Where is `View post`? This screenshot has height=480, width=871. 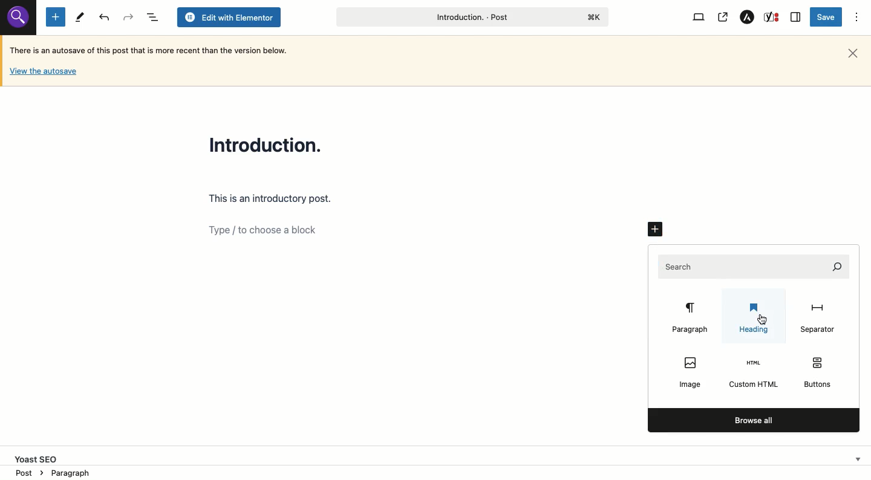
View post is located at coordinates (722, 18).